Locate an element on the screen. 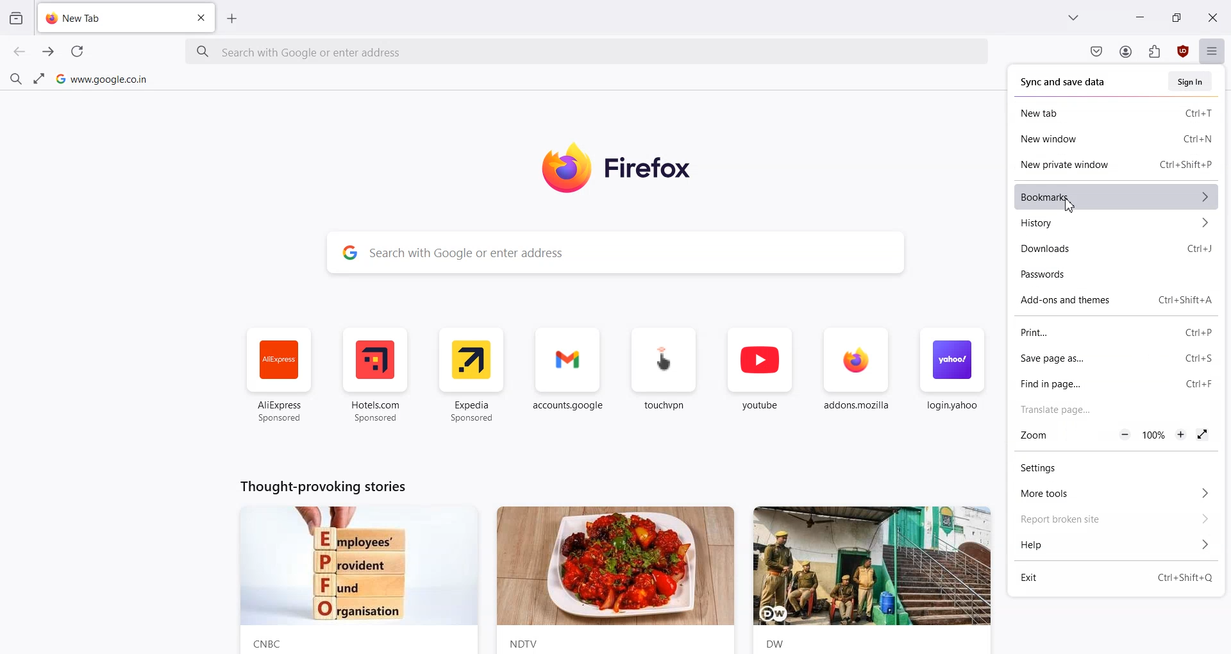 The width and height of the screenshot is (1231, 654). Zoom percentage is located at coordinates (1153, 434).